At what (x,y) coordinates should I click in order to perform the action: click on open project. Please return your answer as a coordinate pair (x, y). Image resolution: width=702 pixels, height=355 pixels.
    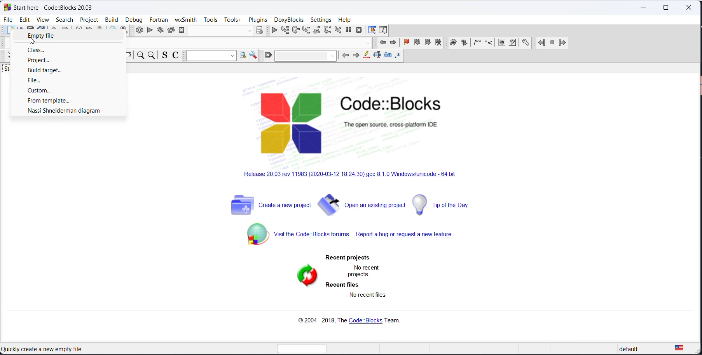
    Looking at the image, I should click on (363, 204).